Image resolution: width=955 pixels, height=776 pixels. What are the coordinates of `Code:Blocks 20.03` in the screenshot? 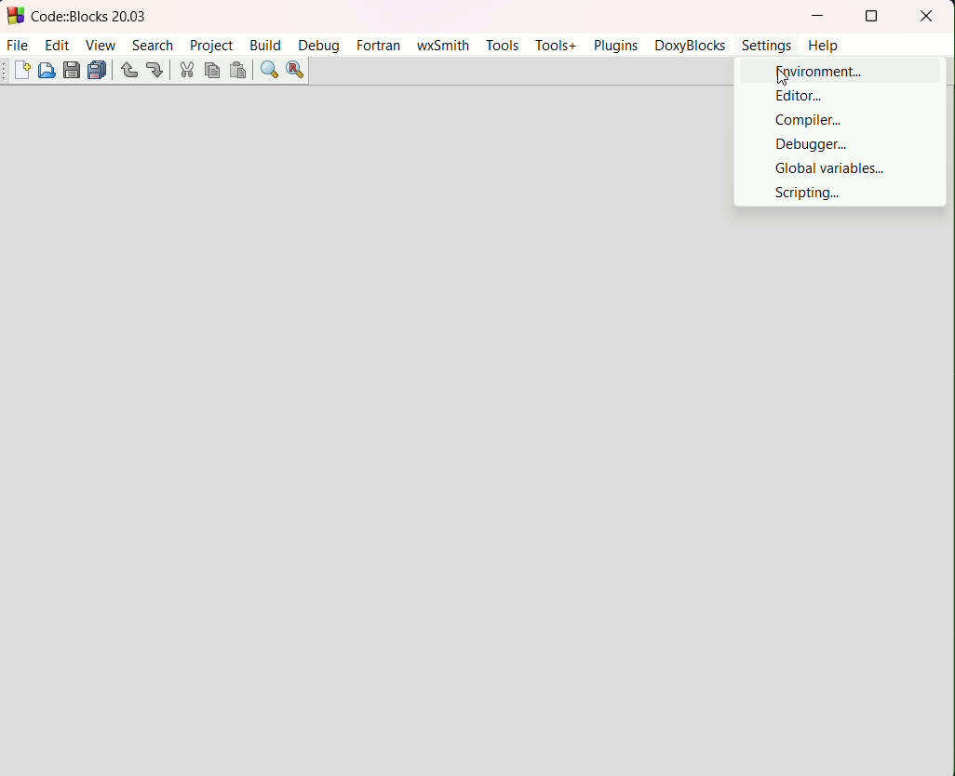 It's located at (89, 17).